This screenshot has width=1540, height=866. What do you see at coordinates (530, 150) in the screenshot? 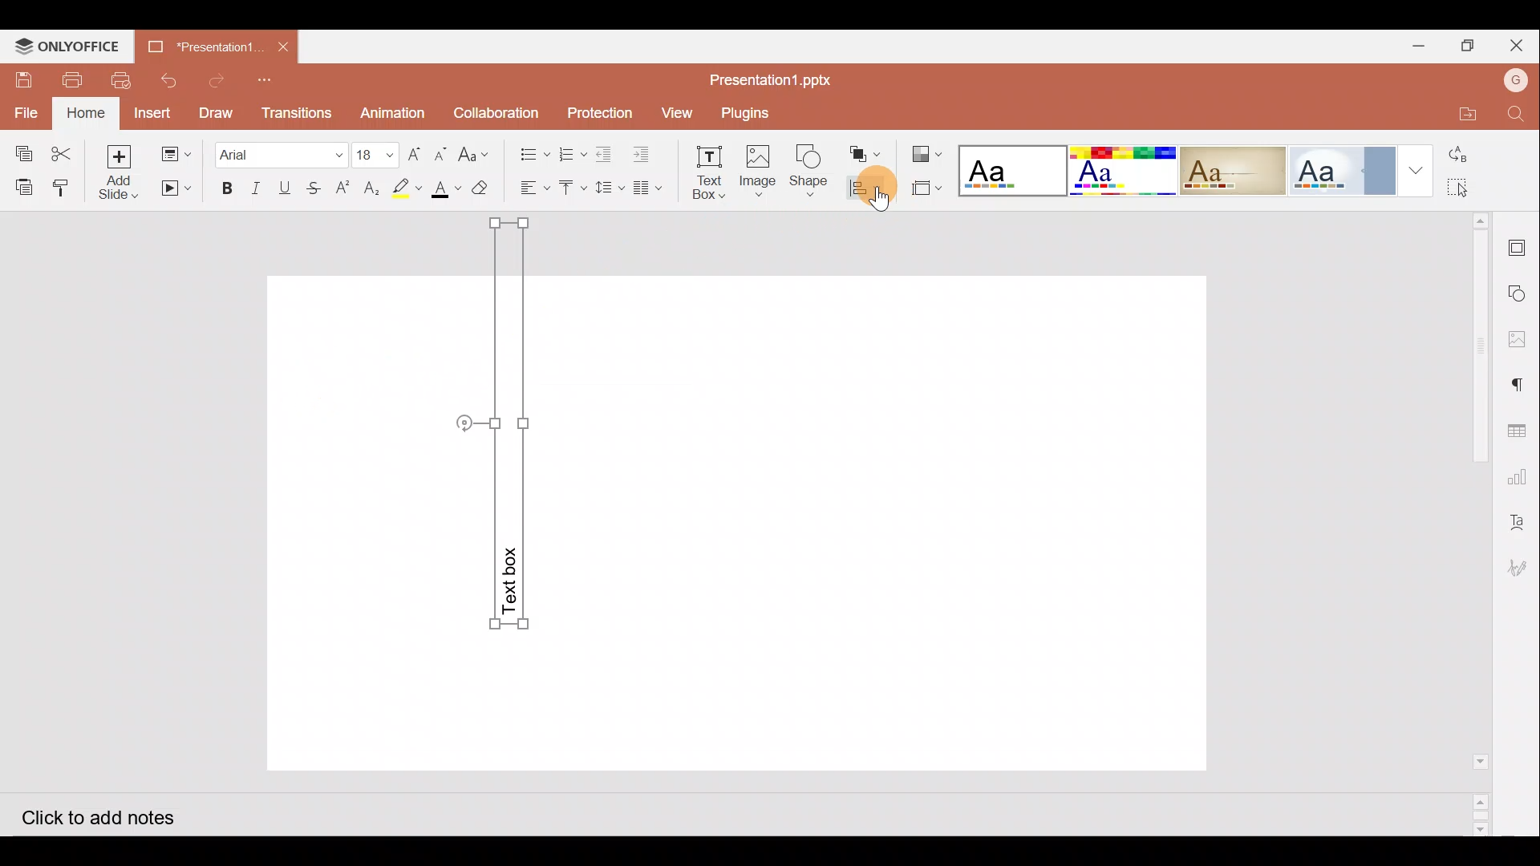
I see `Bullets` at bounding box center [530, 150].